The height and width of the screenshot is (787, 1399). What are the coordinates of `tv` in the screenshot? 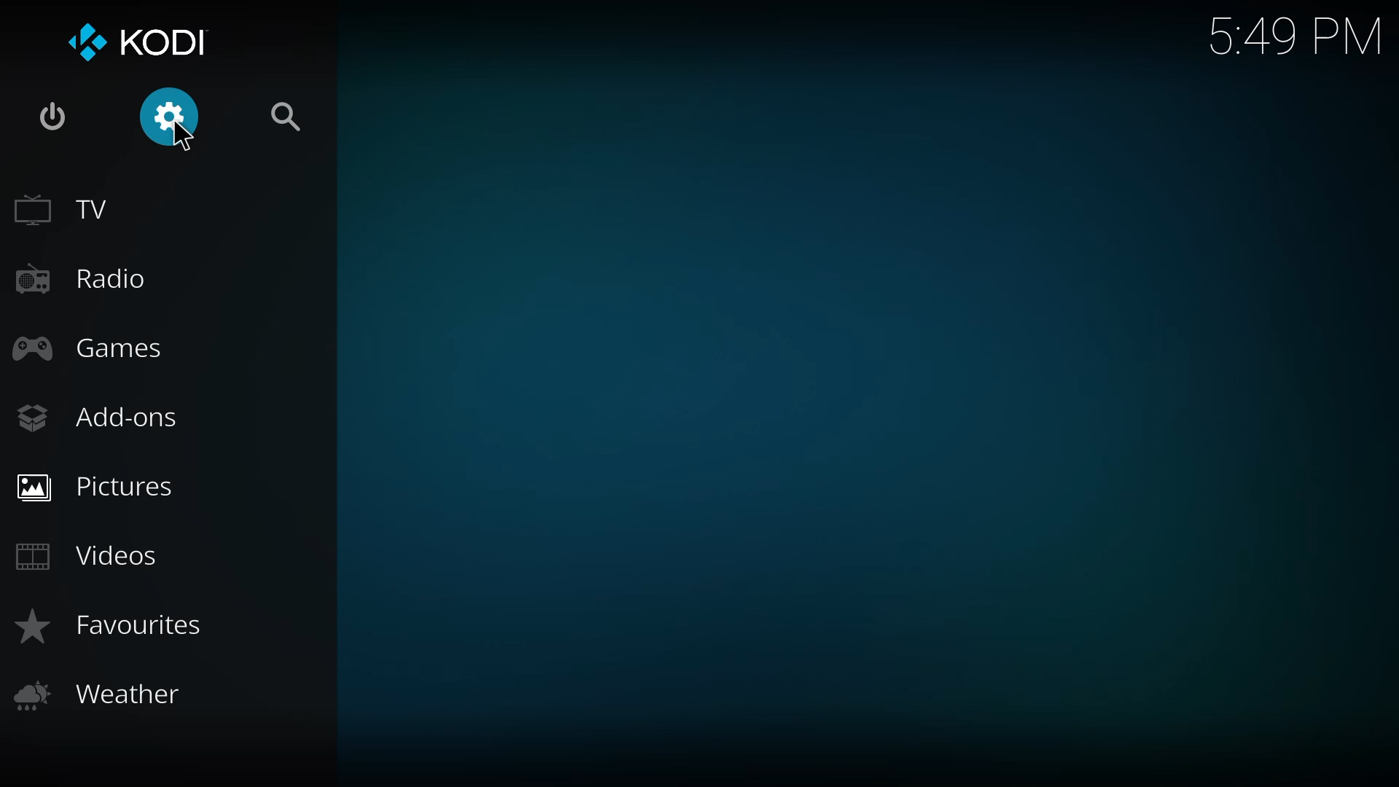 It's located at (70, 208).